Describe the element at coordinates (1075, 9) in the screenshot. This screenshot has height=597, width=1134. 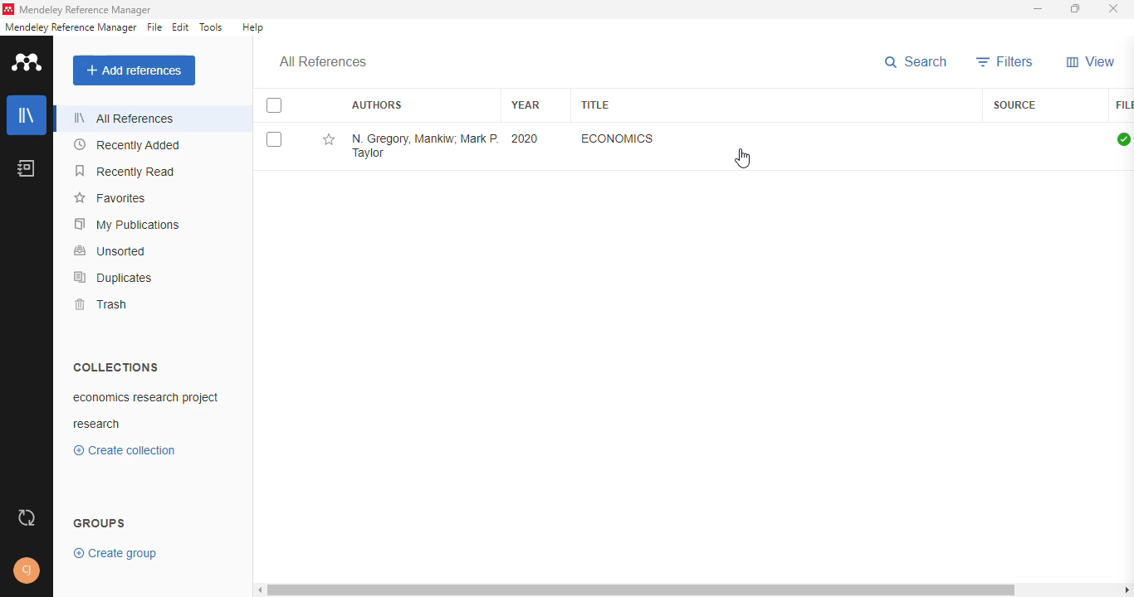
I see `maximize` at that location.